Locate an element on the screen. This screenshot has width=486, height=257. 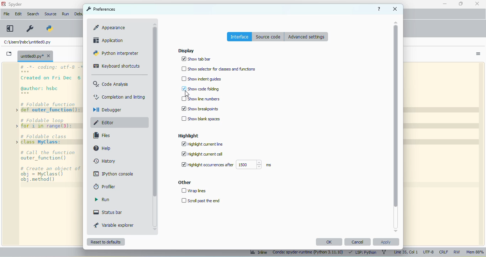
highlight current cell is located at coordinates (203, 154).